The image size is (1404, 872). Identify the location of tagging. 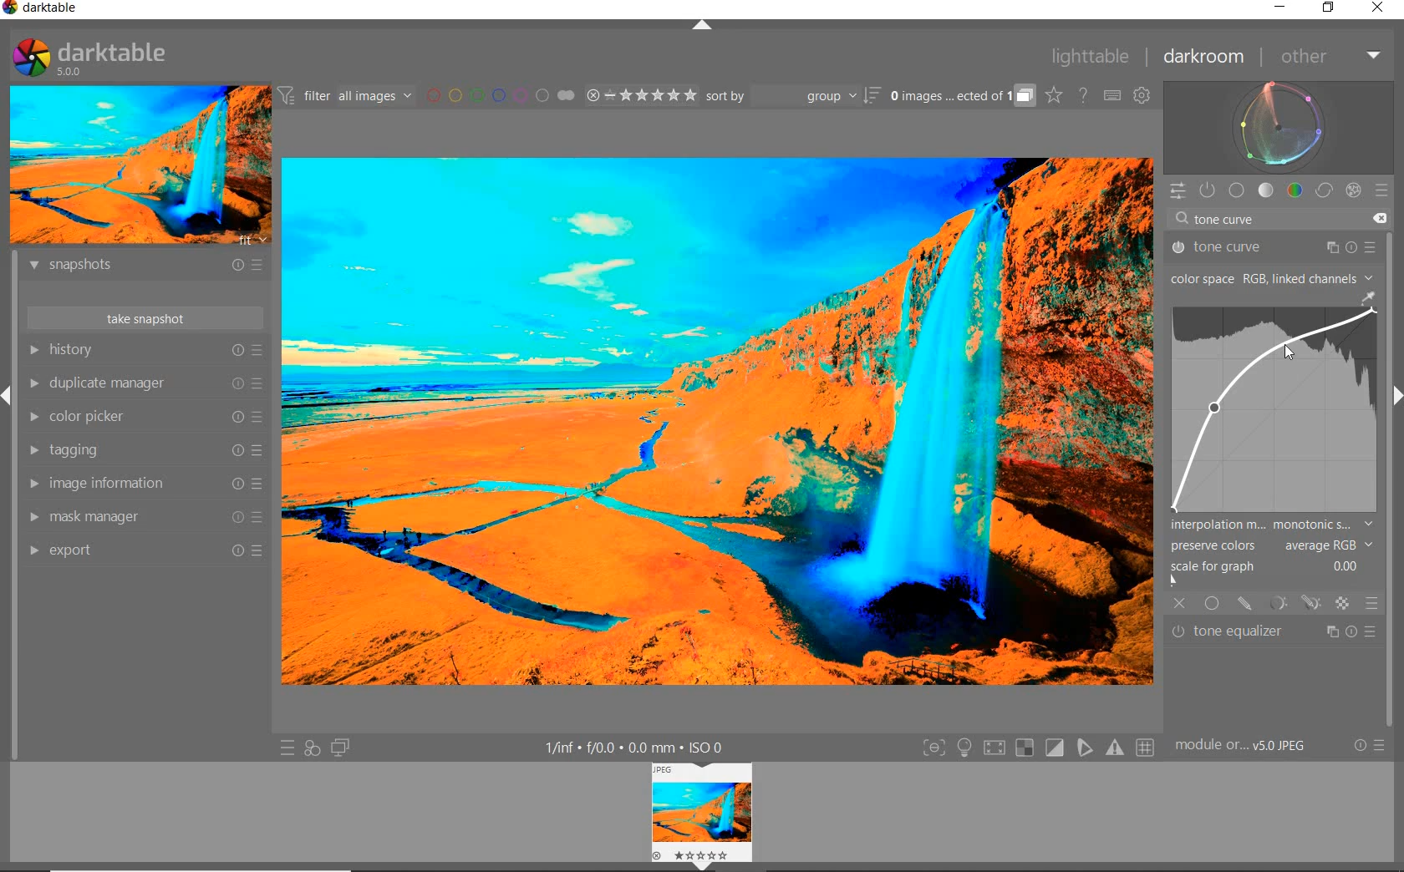
(145, 450).